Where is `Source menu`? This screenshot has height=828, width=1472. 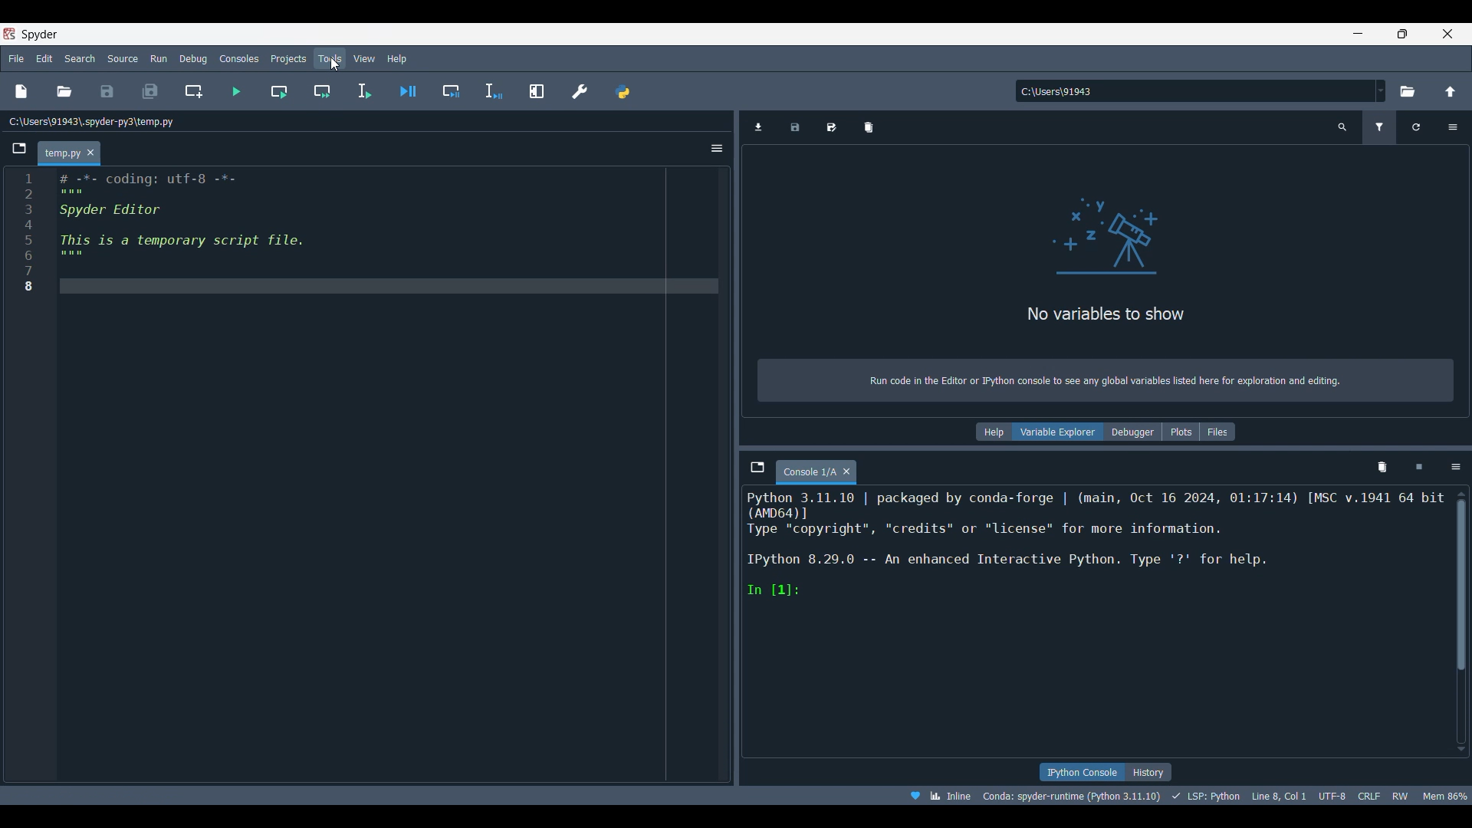
Source menu is located at coordinates (123, 58).